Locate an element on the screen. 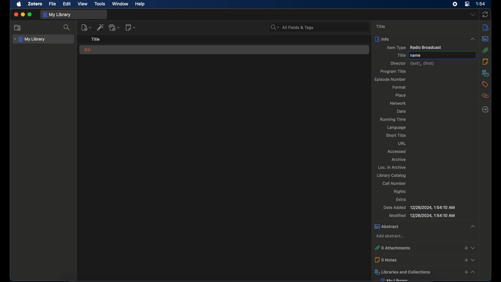 This screenshot has height=282, width=501. dropdown is located at coordinates (472, 15).